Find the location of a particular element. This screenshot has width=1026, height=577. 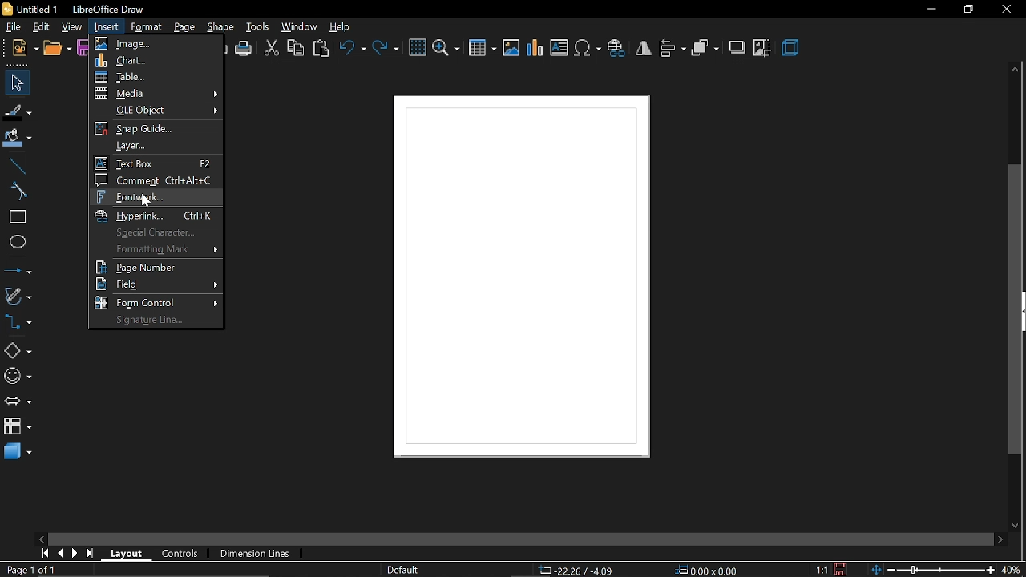

lines and arrow is located at coordinates (18, 270).